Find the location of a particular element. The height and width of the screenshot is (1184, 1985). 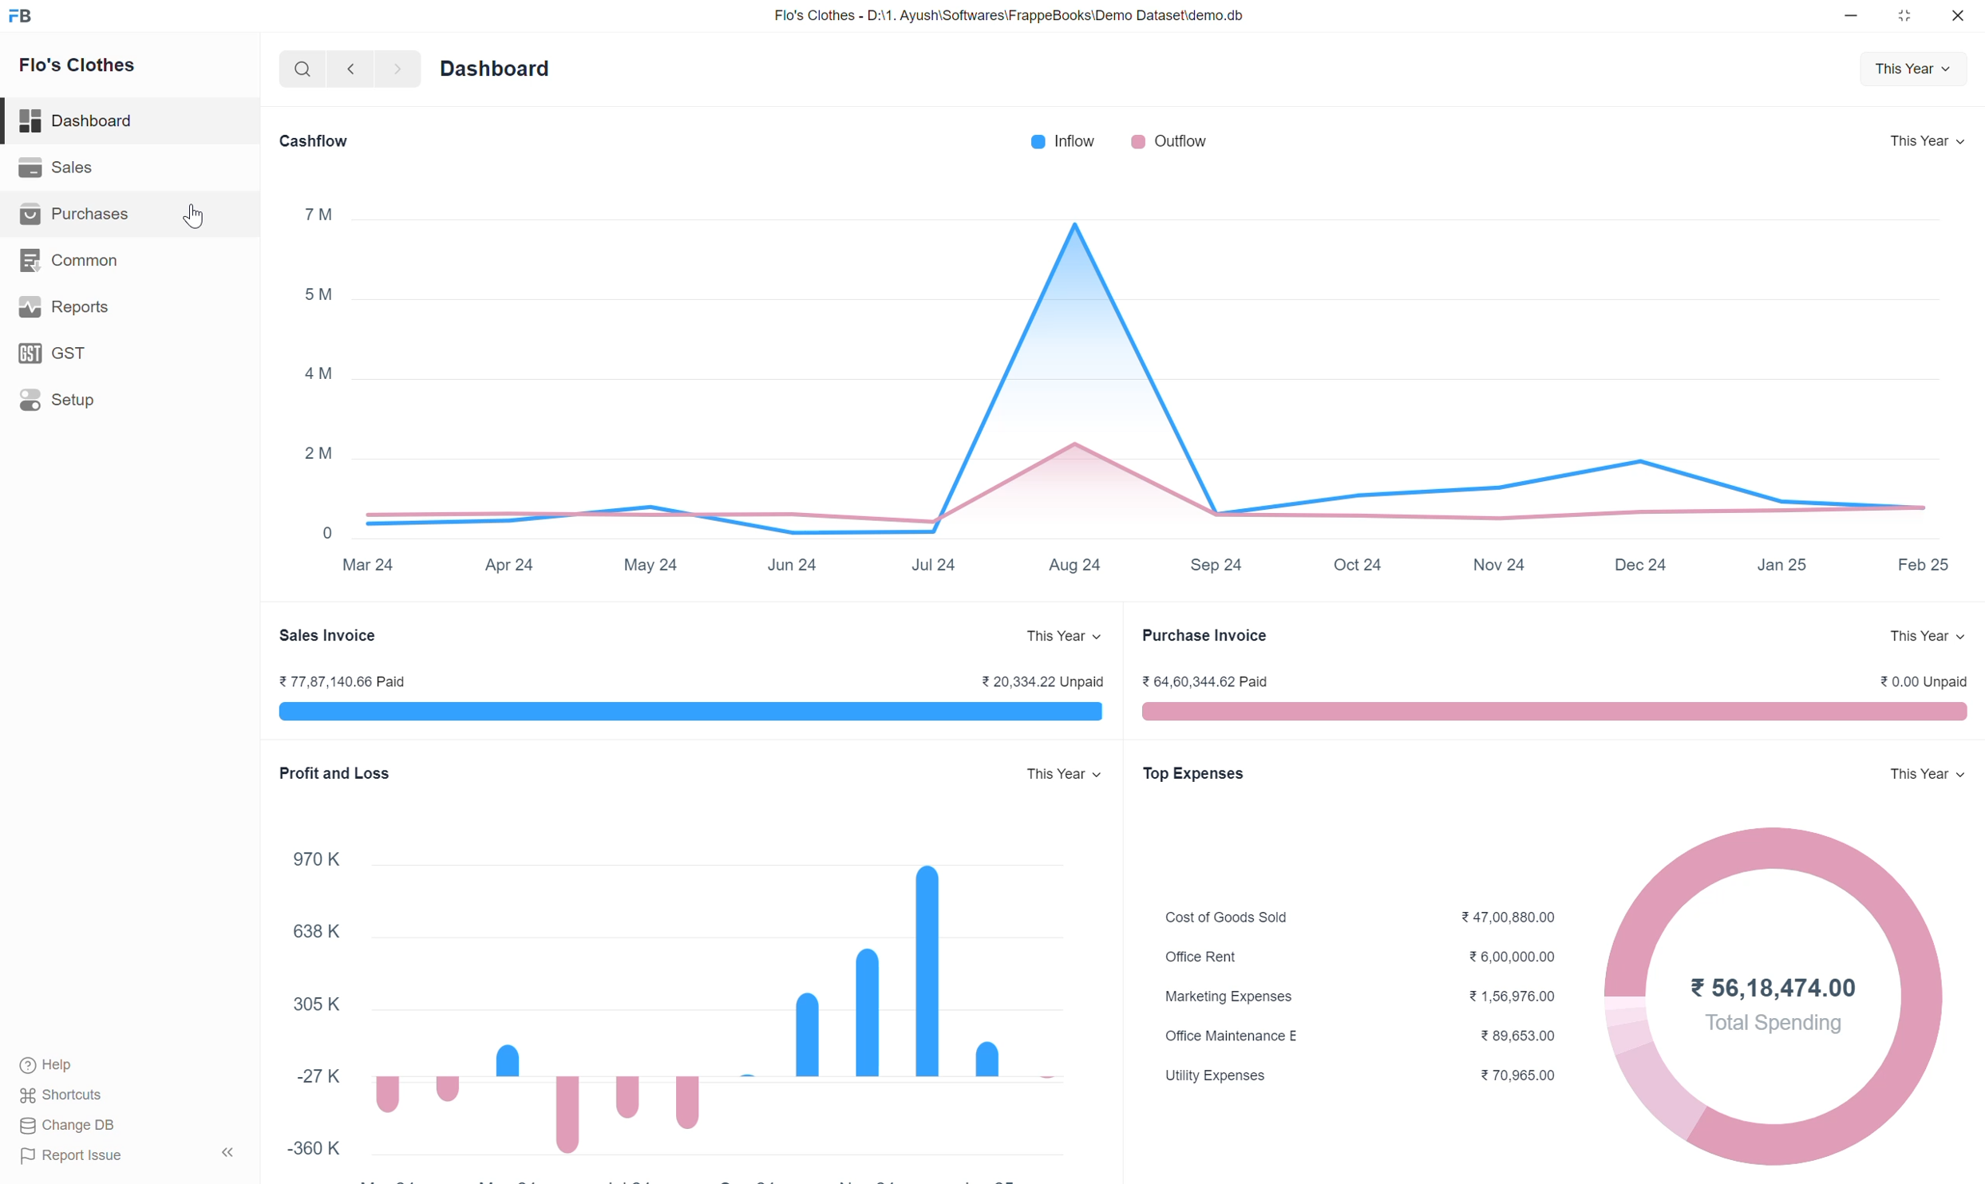

Setup is located at coordinates (57, 400).